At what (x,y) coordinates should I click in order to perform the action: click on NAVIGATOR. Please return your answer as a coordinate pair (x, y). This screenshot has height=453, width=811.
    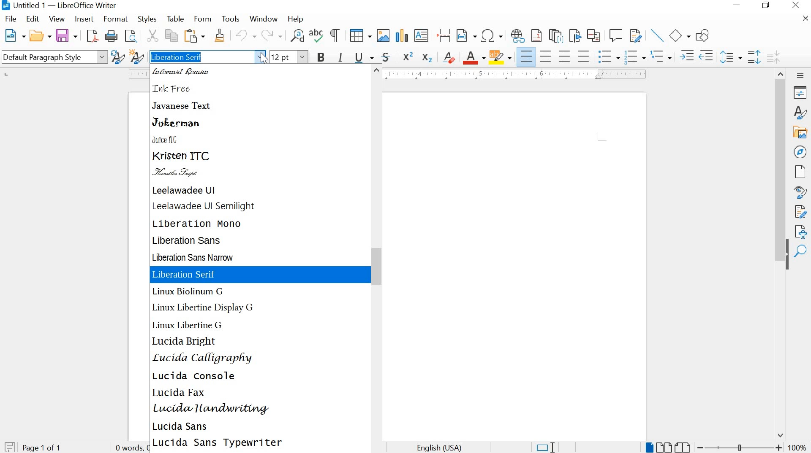
    Looking at the image, I should click on (800, 152).